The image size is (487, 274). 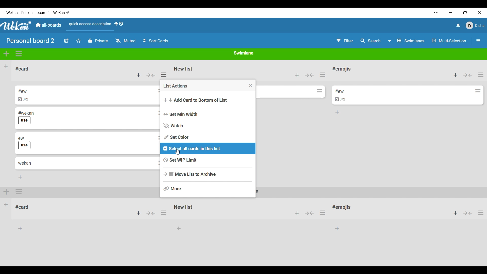 I want to click on Go to main dashboard, so click(x=48, y=25).